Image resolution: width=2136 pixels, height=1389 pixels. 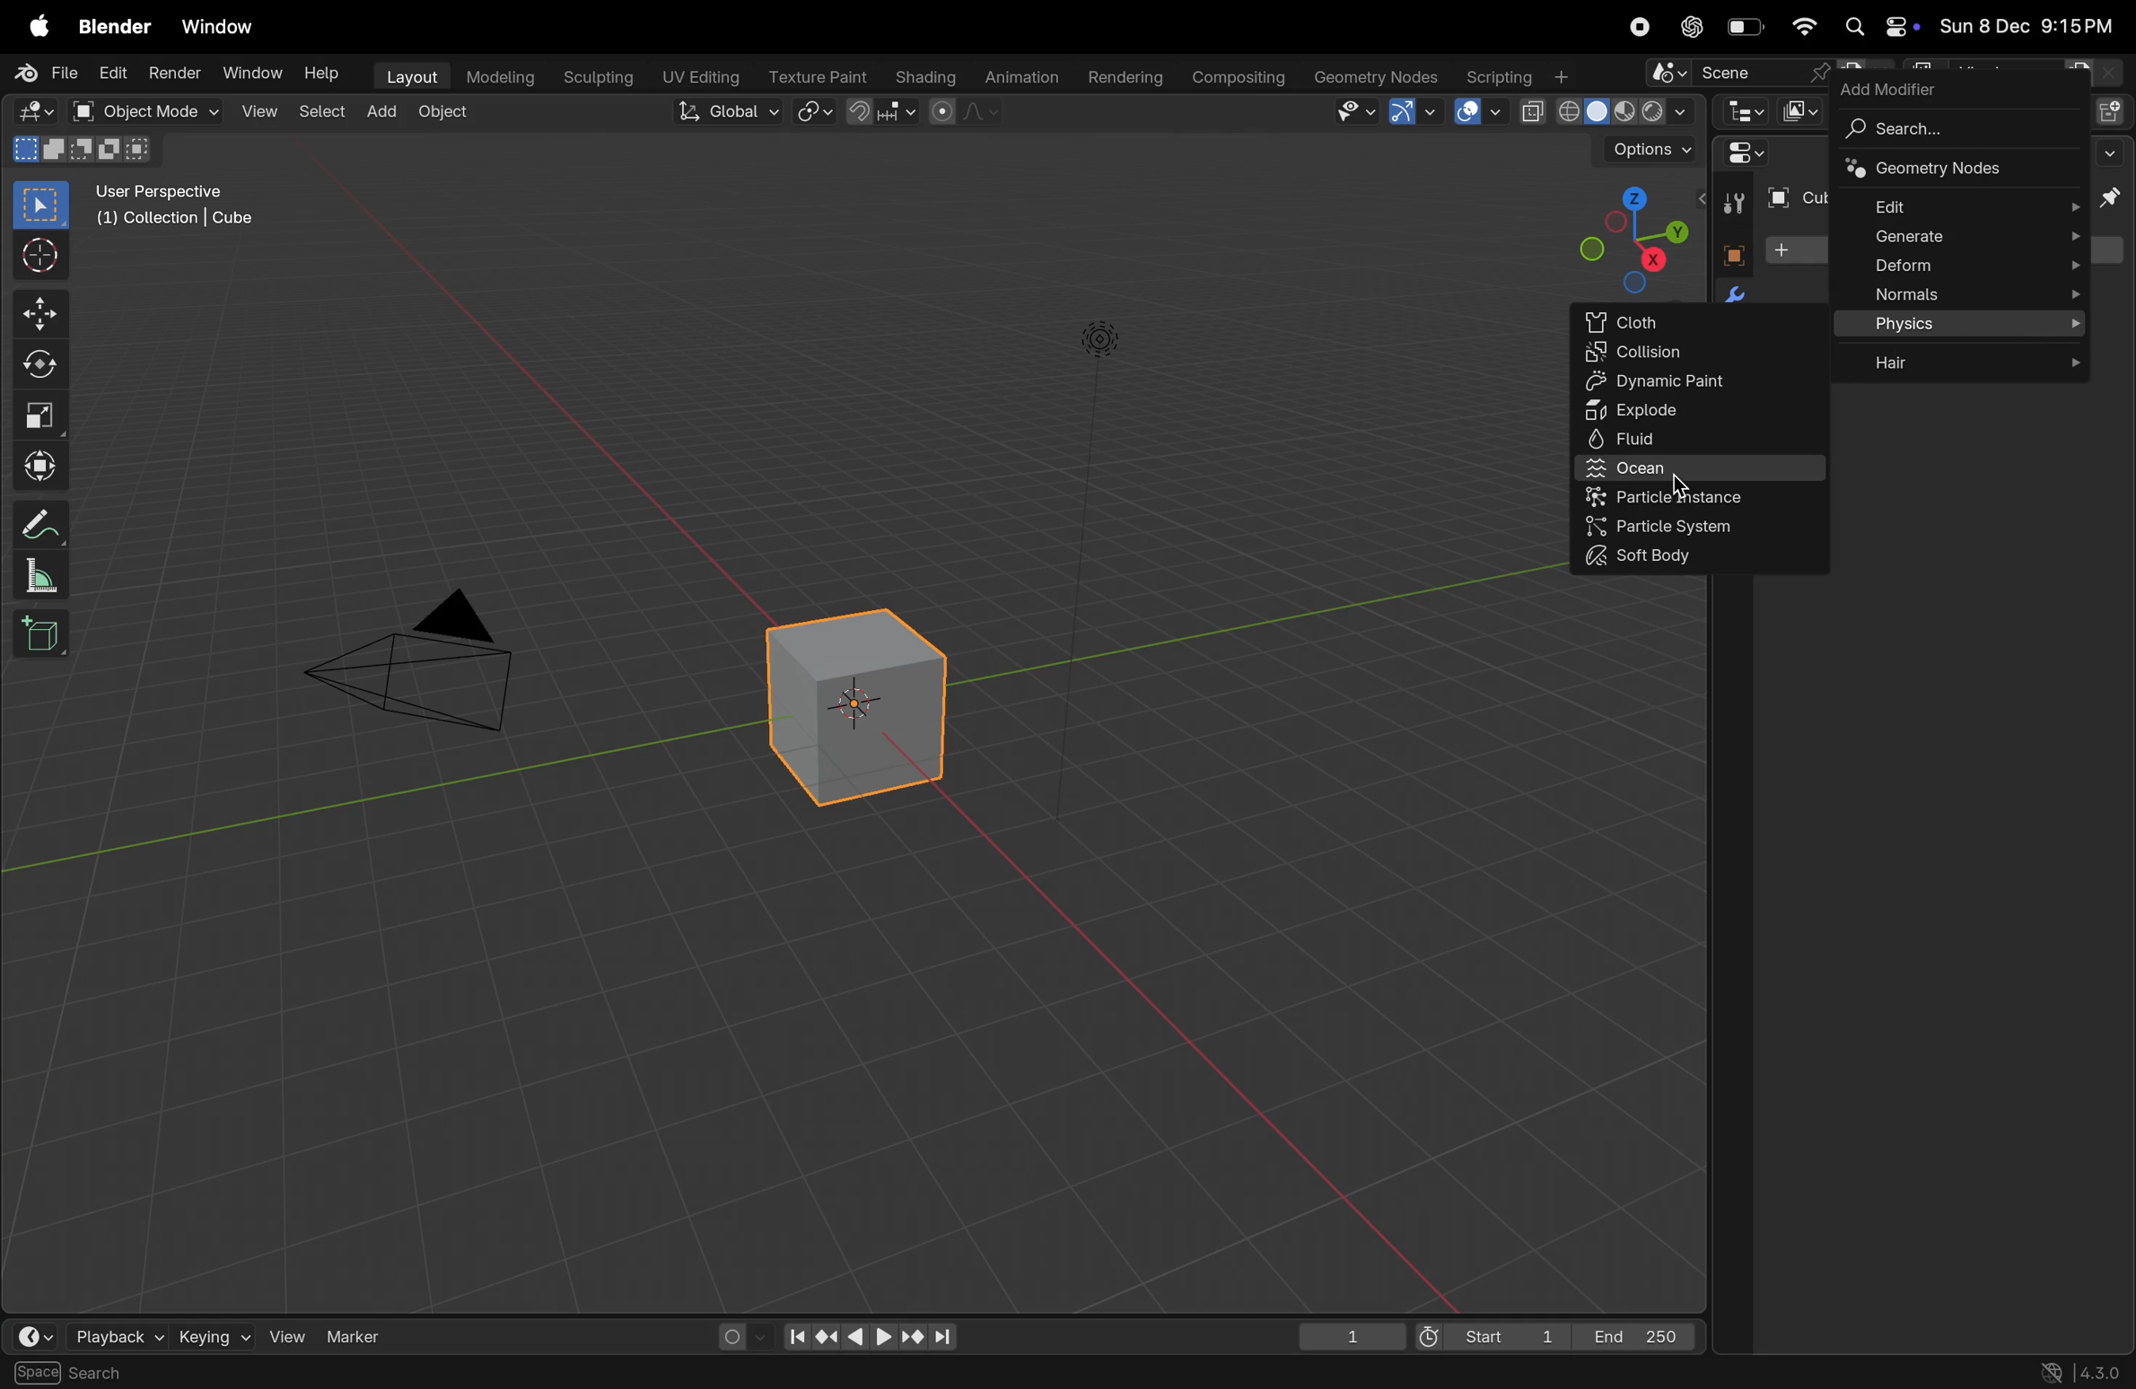 What do you see at coordinates (40, 525) in the screenshot?
I see `annotate` at bounding box center [40, 525].